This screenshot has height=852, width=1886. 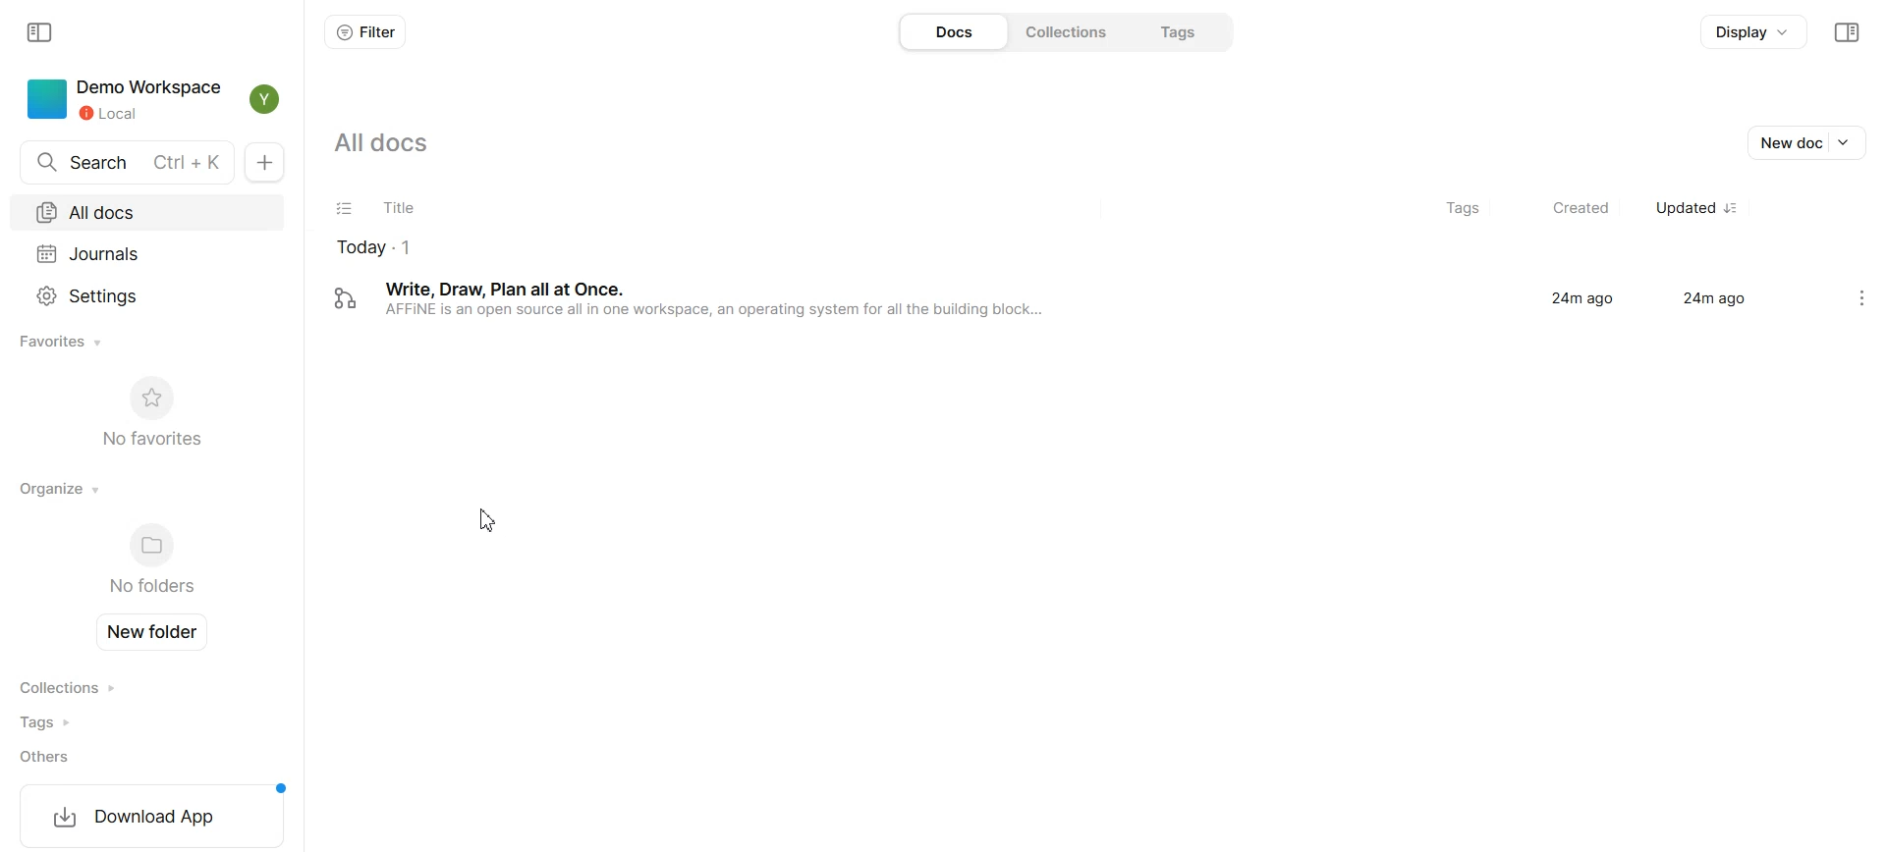 I want to click on Title, so click(x=545, y=209).